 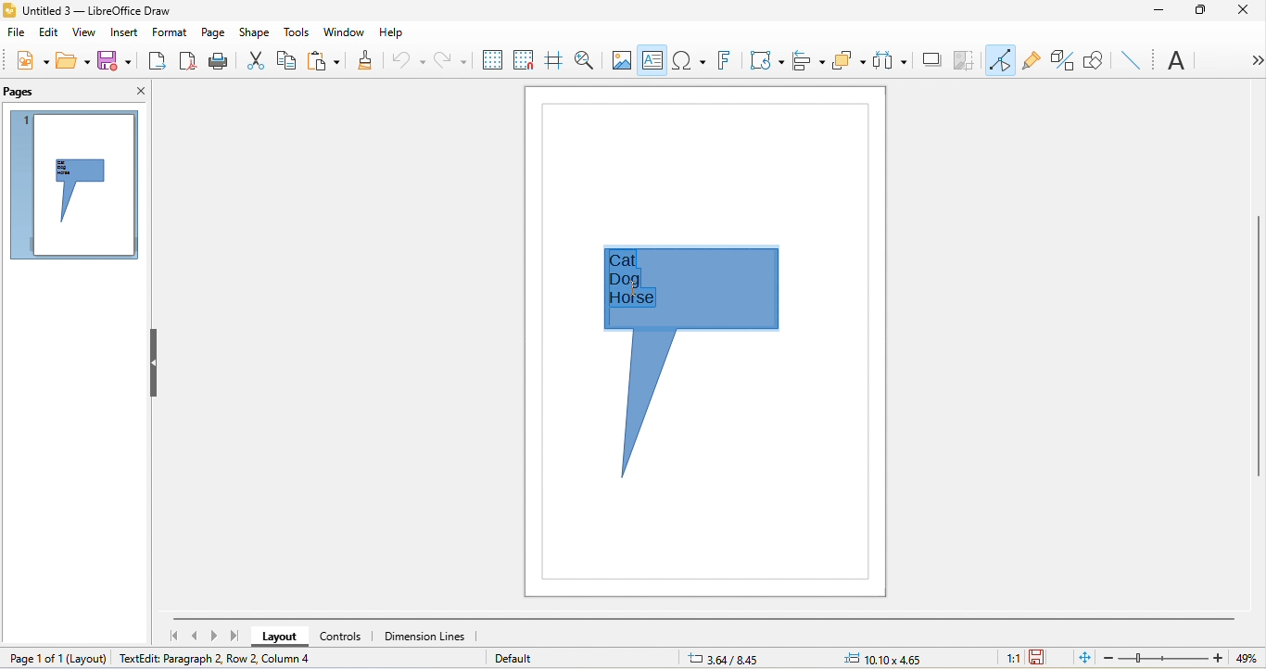 What do you see at coordinates (188, 63) in the screenshot?
I see `export directly as pdf` at bounding box center [188, 63].